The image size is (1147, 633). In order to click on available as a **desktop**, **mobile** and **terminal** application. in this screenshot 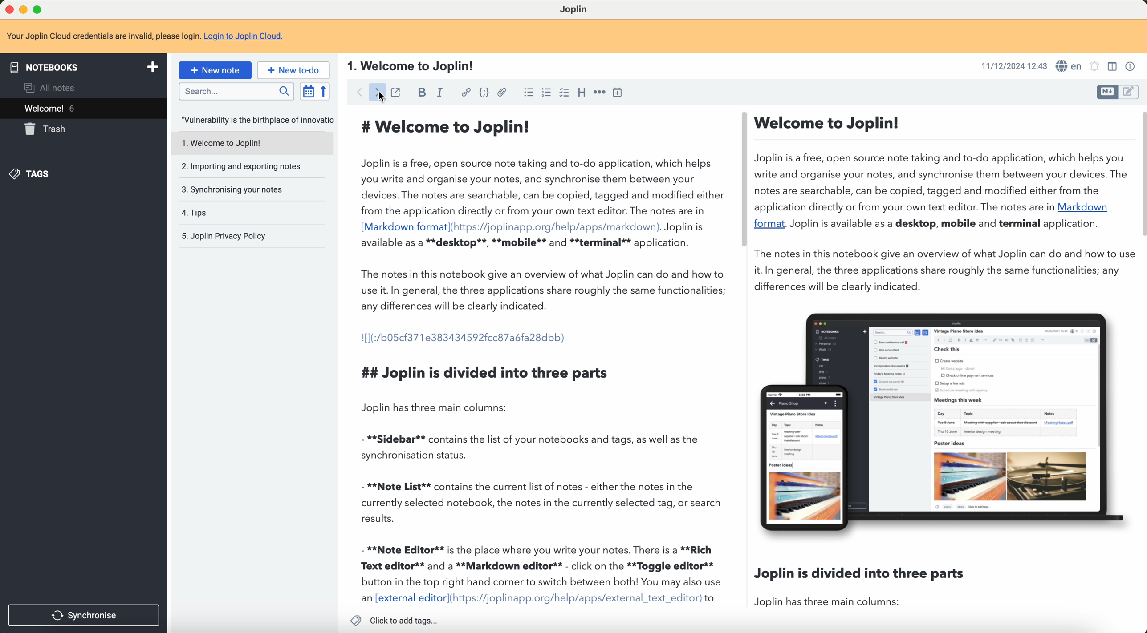, I will do `click(522, 242)`.